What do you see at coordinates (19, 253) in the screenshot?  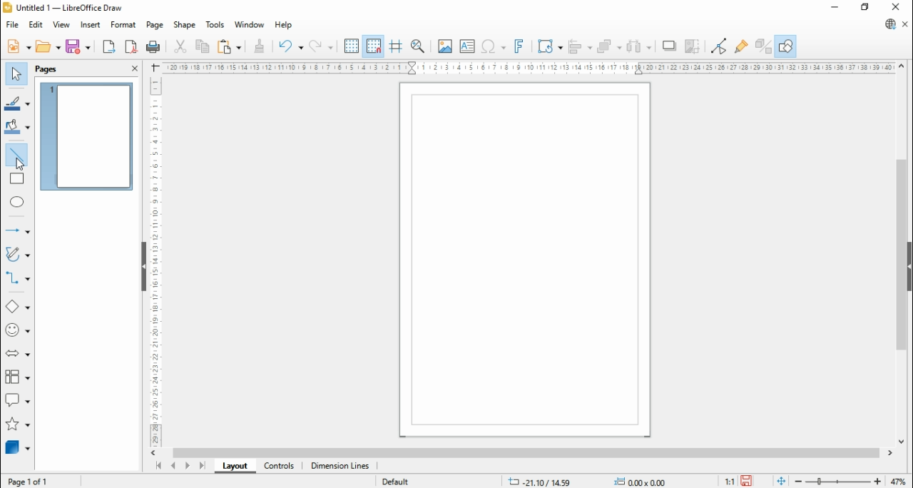 I see `curves and polygons` at bounding box center [19, 253].